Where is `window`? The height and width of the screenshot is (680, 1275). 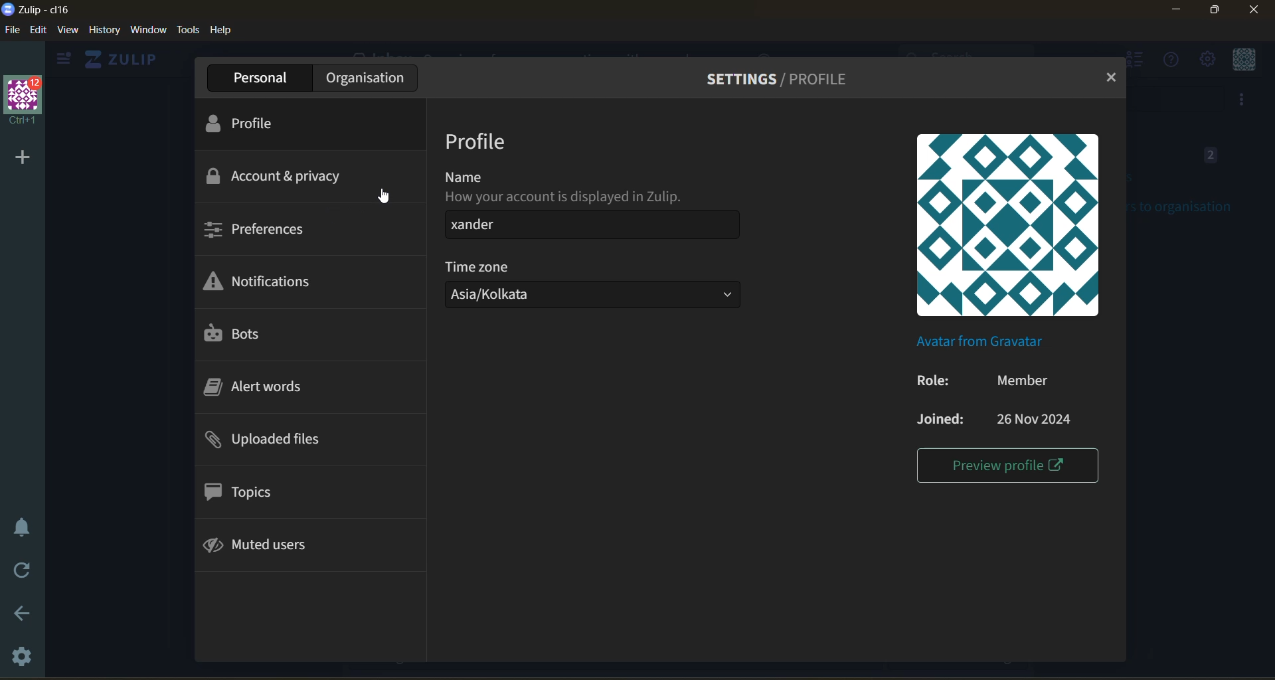 window is located at coordinates (147, 32).